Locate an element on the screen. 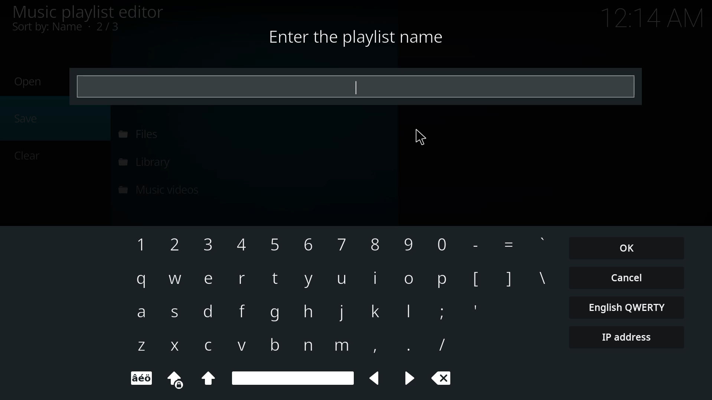 The image size is (712, 400). library is located at coordinates (149, 162).